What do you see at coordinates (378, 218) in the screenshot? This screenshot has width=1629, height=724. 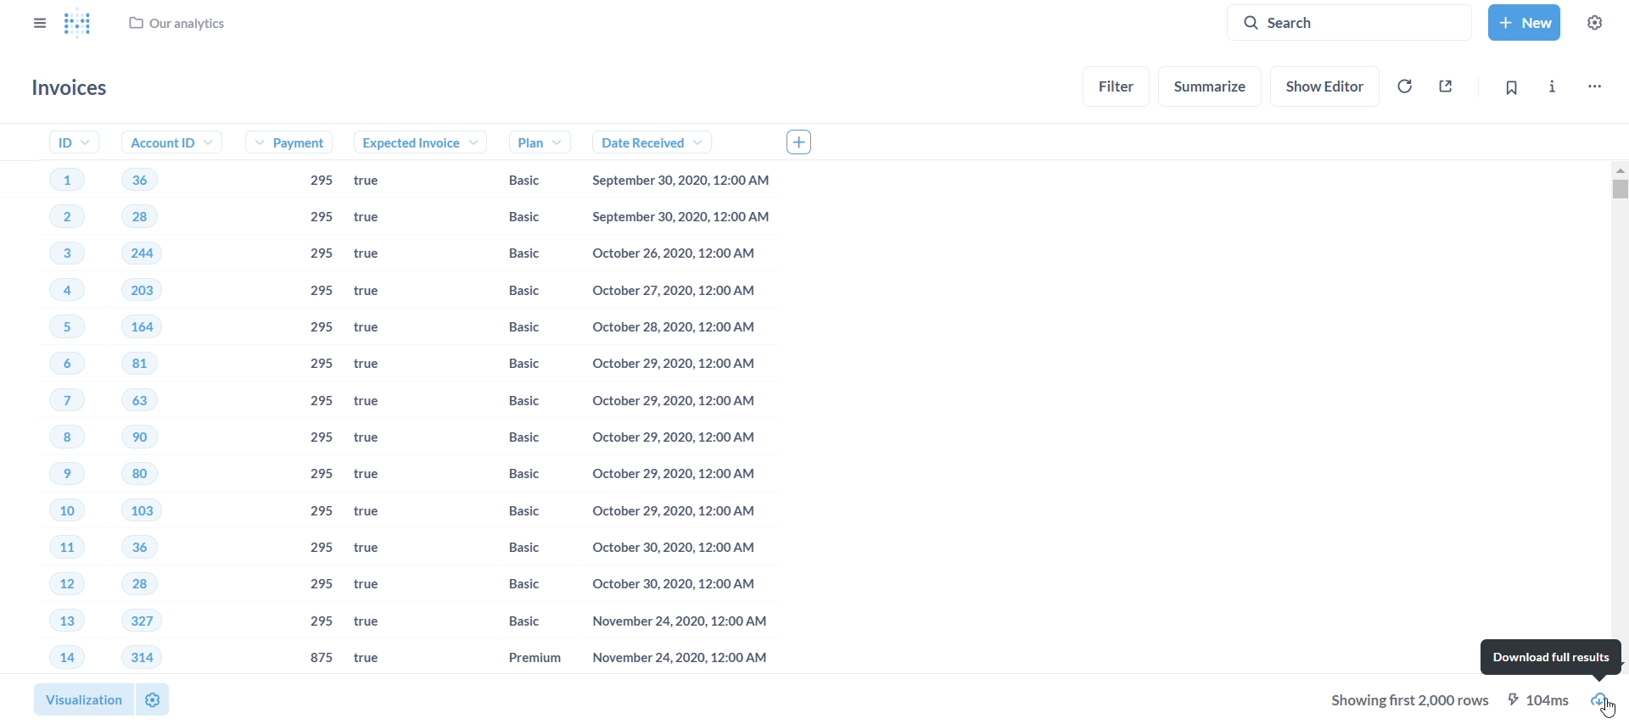 I see `true` at bounding box center [378, 218].